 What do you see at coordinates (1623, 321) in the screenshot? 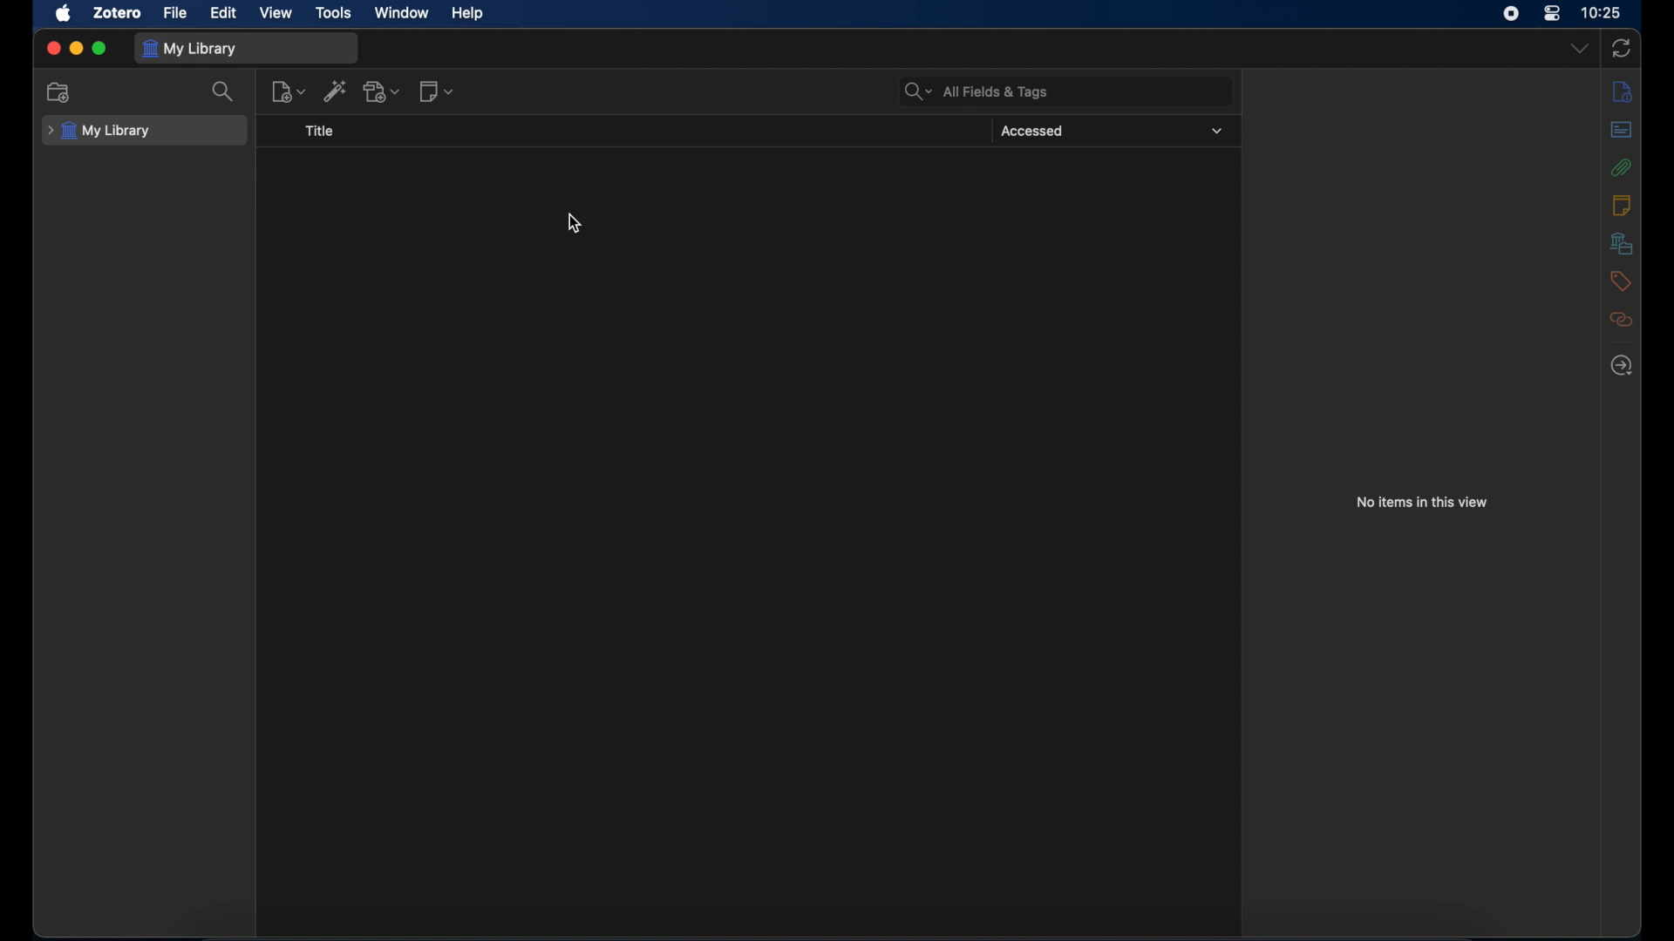
I see `related` at bounding box center [1623, 321].